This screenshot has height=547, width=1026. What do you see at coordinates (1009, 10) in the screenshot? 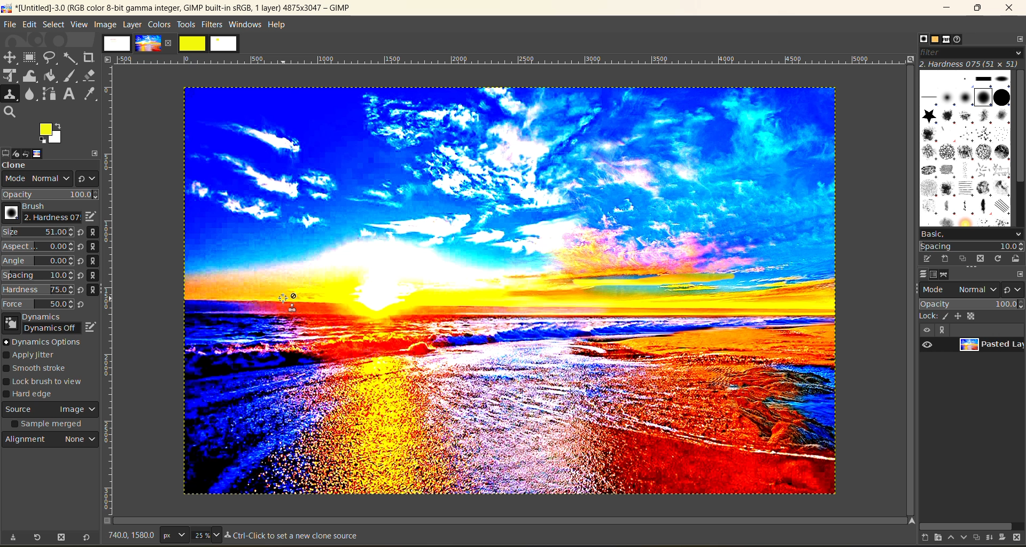
I see `close` at bounding box center [1009, 10].